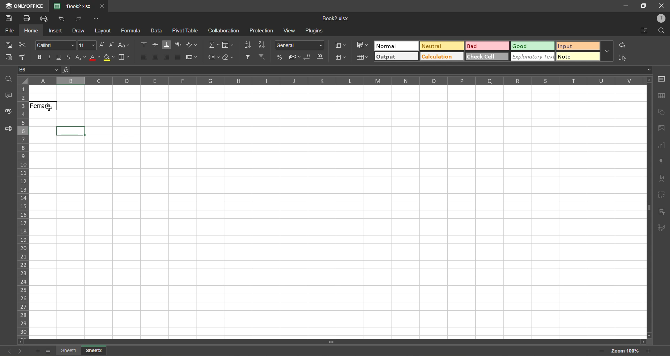 Image resolution: width=670 pixels, height=356 pixels. I want to click on maximize, so click(644, 6).